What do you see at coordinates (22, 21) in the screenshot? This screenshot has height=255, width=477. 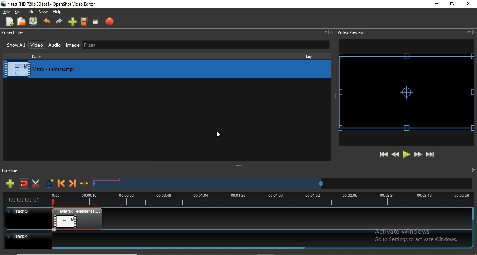 I see `Open project` at bounding box center [22, 21].